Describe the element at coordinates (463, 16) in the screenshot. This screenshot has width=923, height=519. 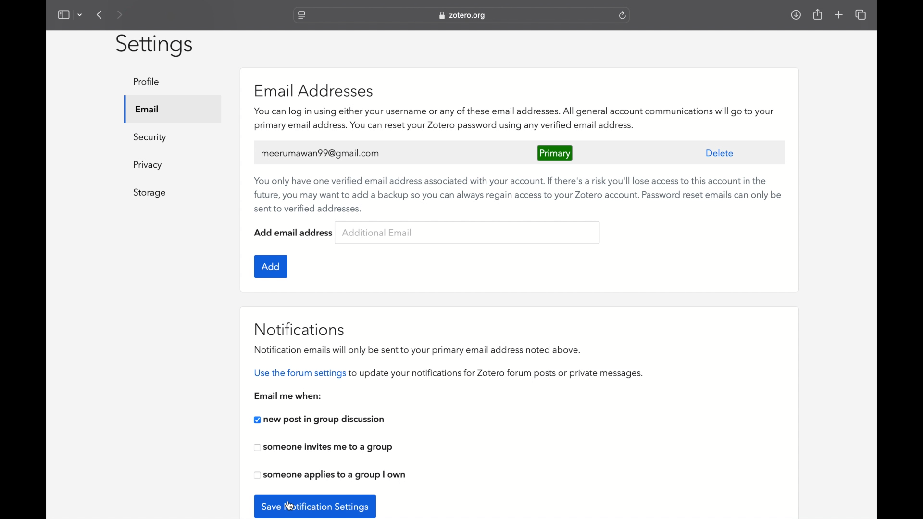
I see `web address` at that location.